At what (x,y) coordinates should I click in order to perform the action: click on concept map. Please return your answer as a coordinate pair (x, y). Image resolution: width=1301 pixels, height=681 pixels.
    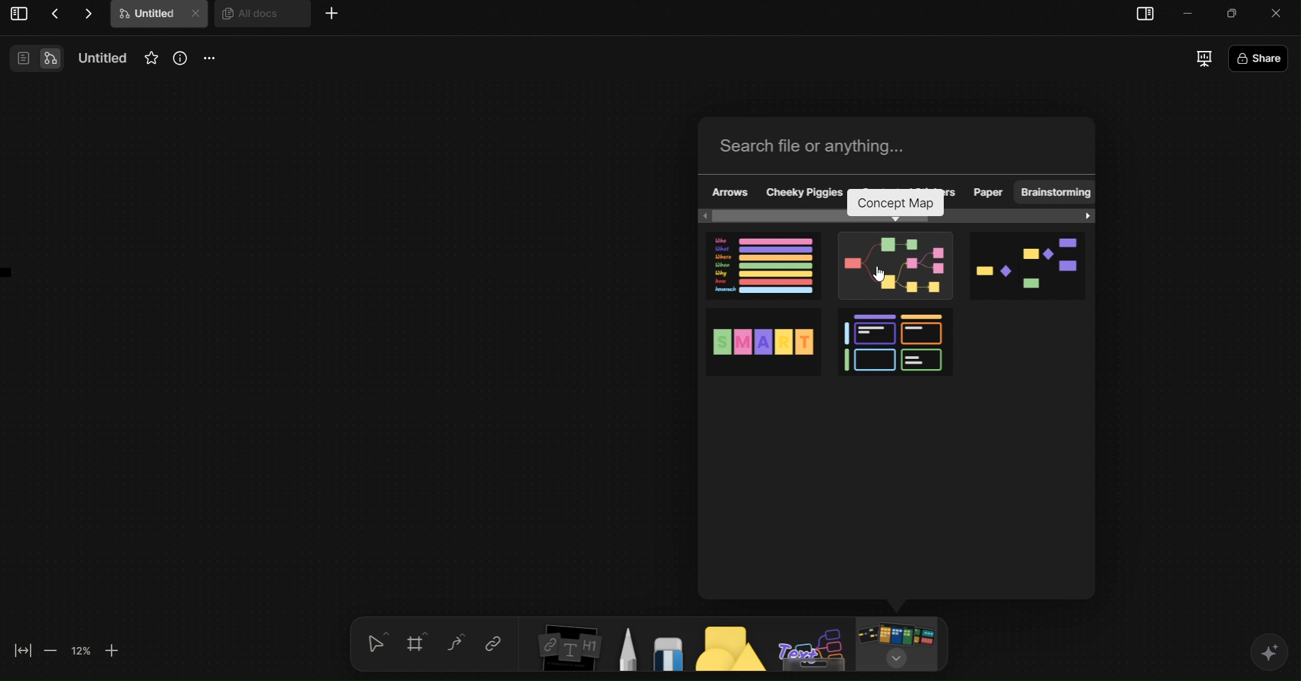
    Looking at the image, I should click on (896, 205).